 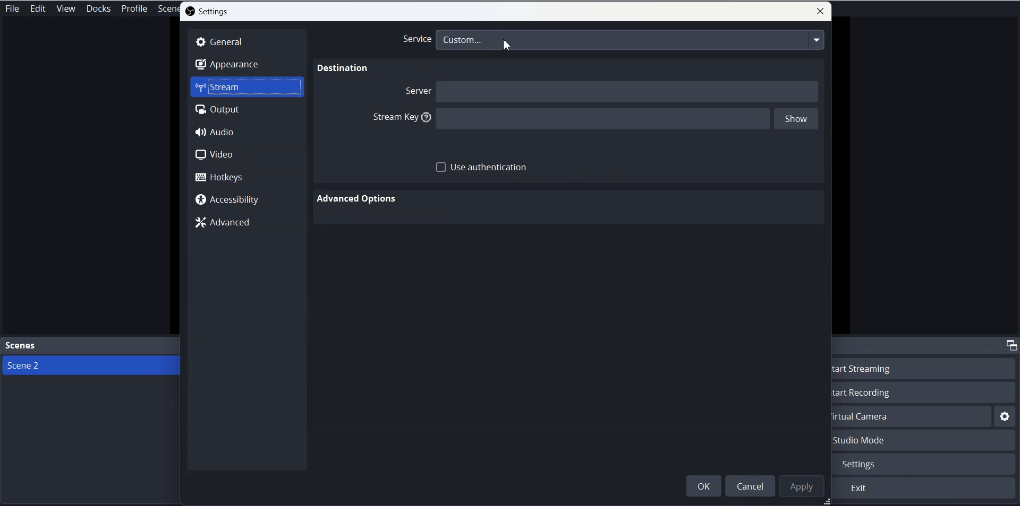 I want to click on Settings, so click(x=926, y=464).